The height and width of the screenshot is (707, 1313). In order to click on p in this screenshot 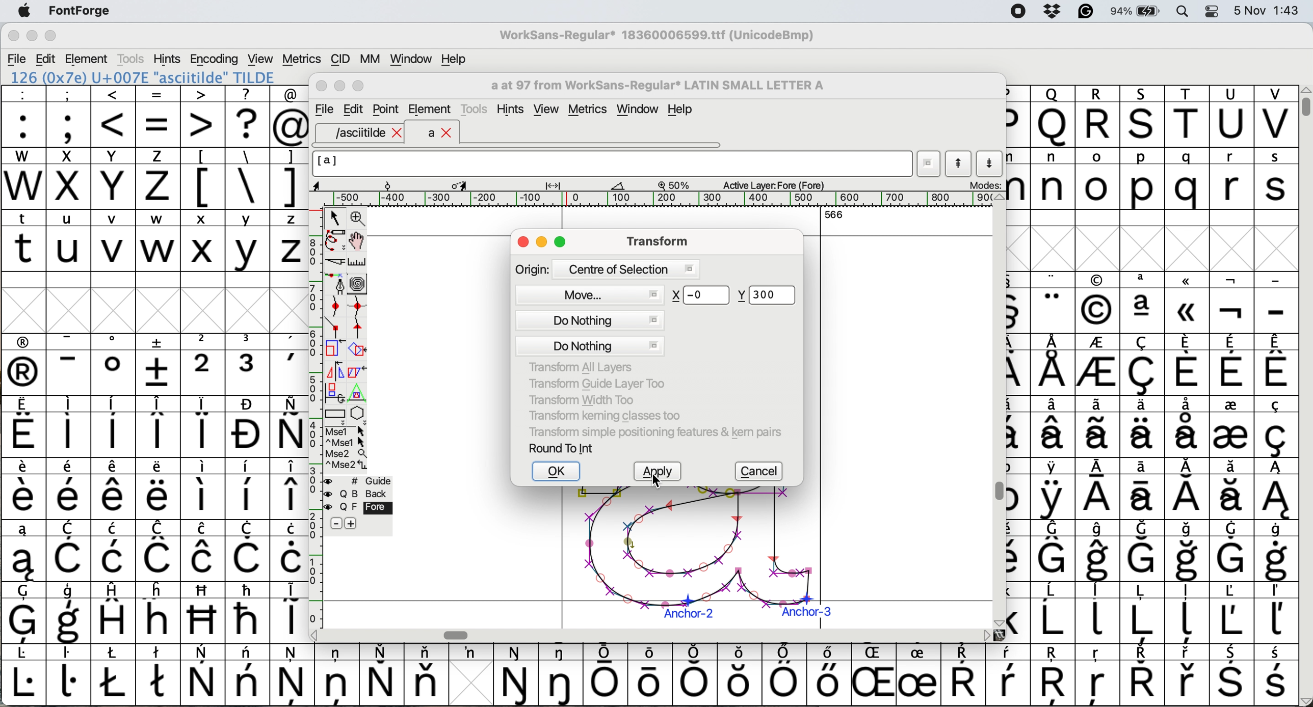, I will do `click(1143, 180)`.